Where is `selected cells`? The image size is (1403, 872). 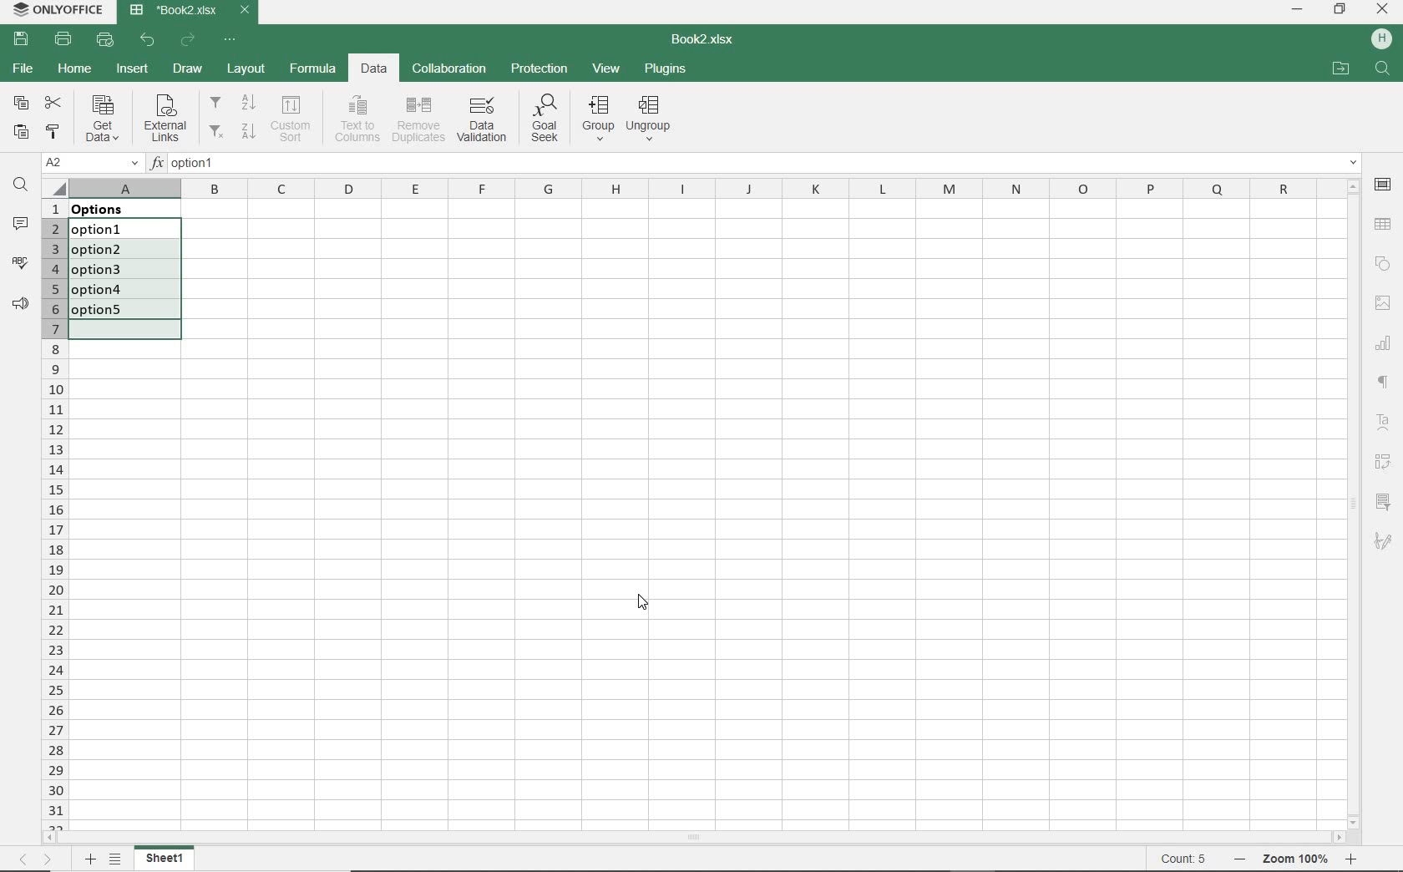 selected cells is located at coordinates (124, 278).